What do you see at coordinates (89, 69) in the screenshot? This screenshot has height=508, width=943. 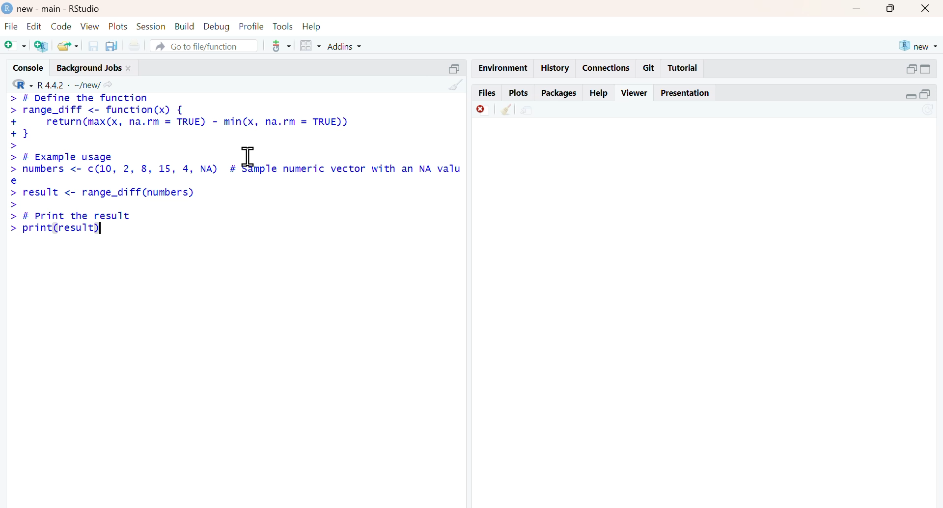 I see `background jobs` at bounding box center [89, 69].